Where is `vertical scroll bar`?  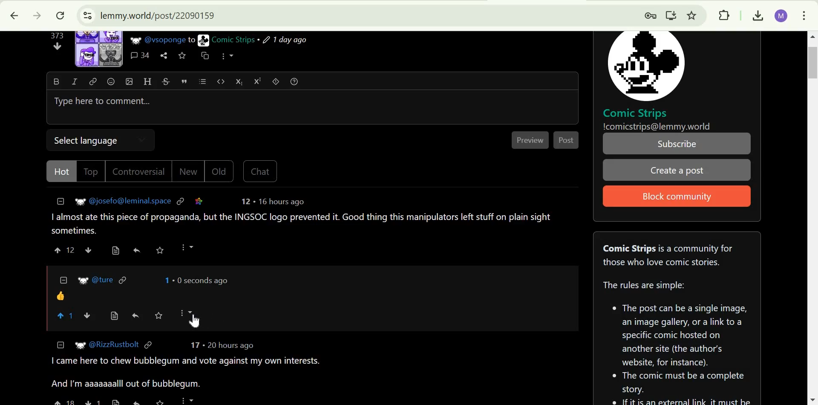
vertical scroll bar is located at coordinates (809, 62).